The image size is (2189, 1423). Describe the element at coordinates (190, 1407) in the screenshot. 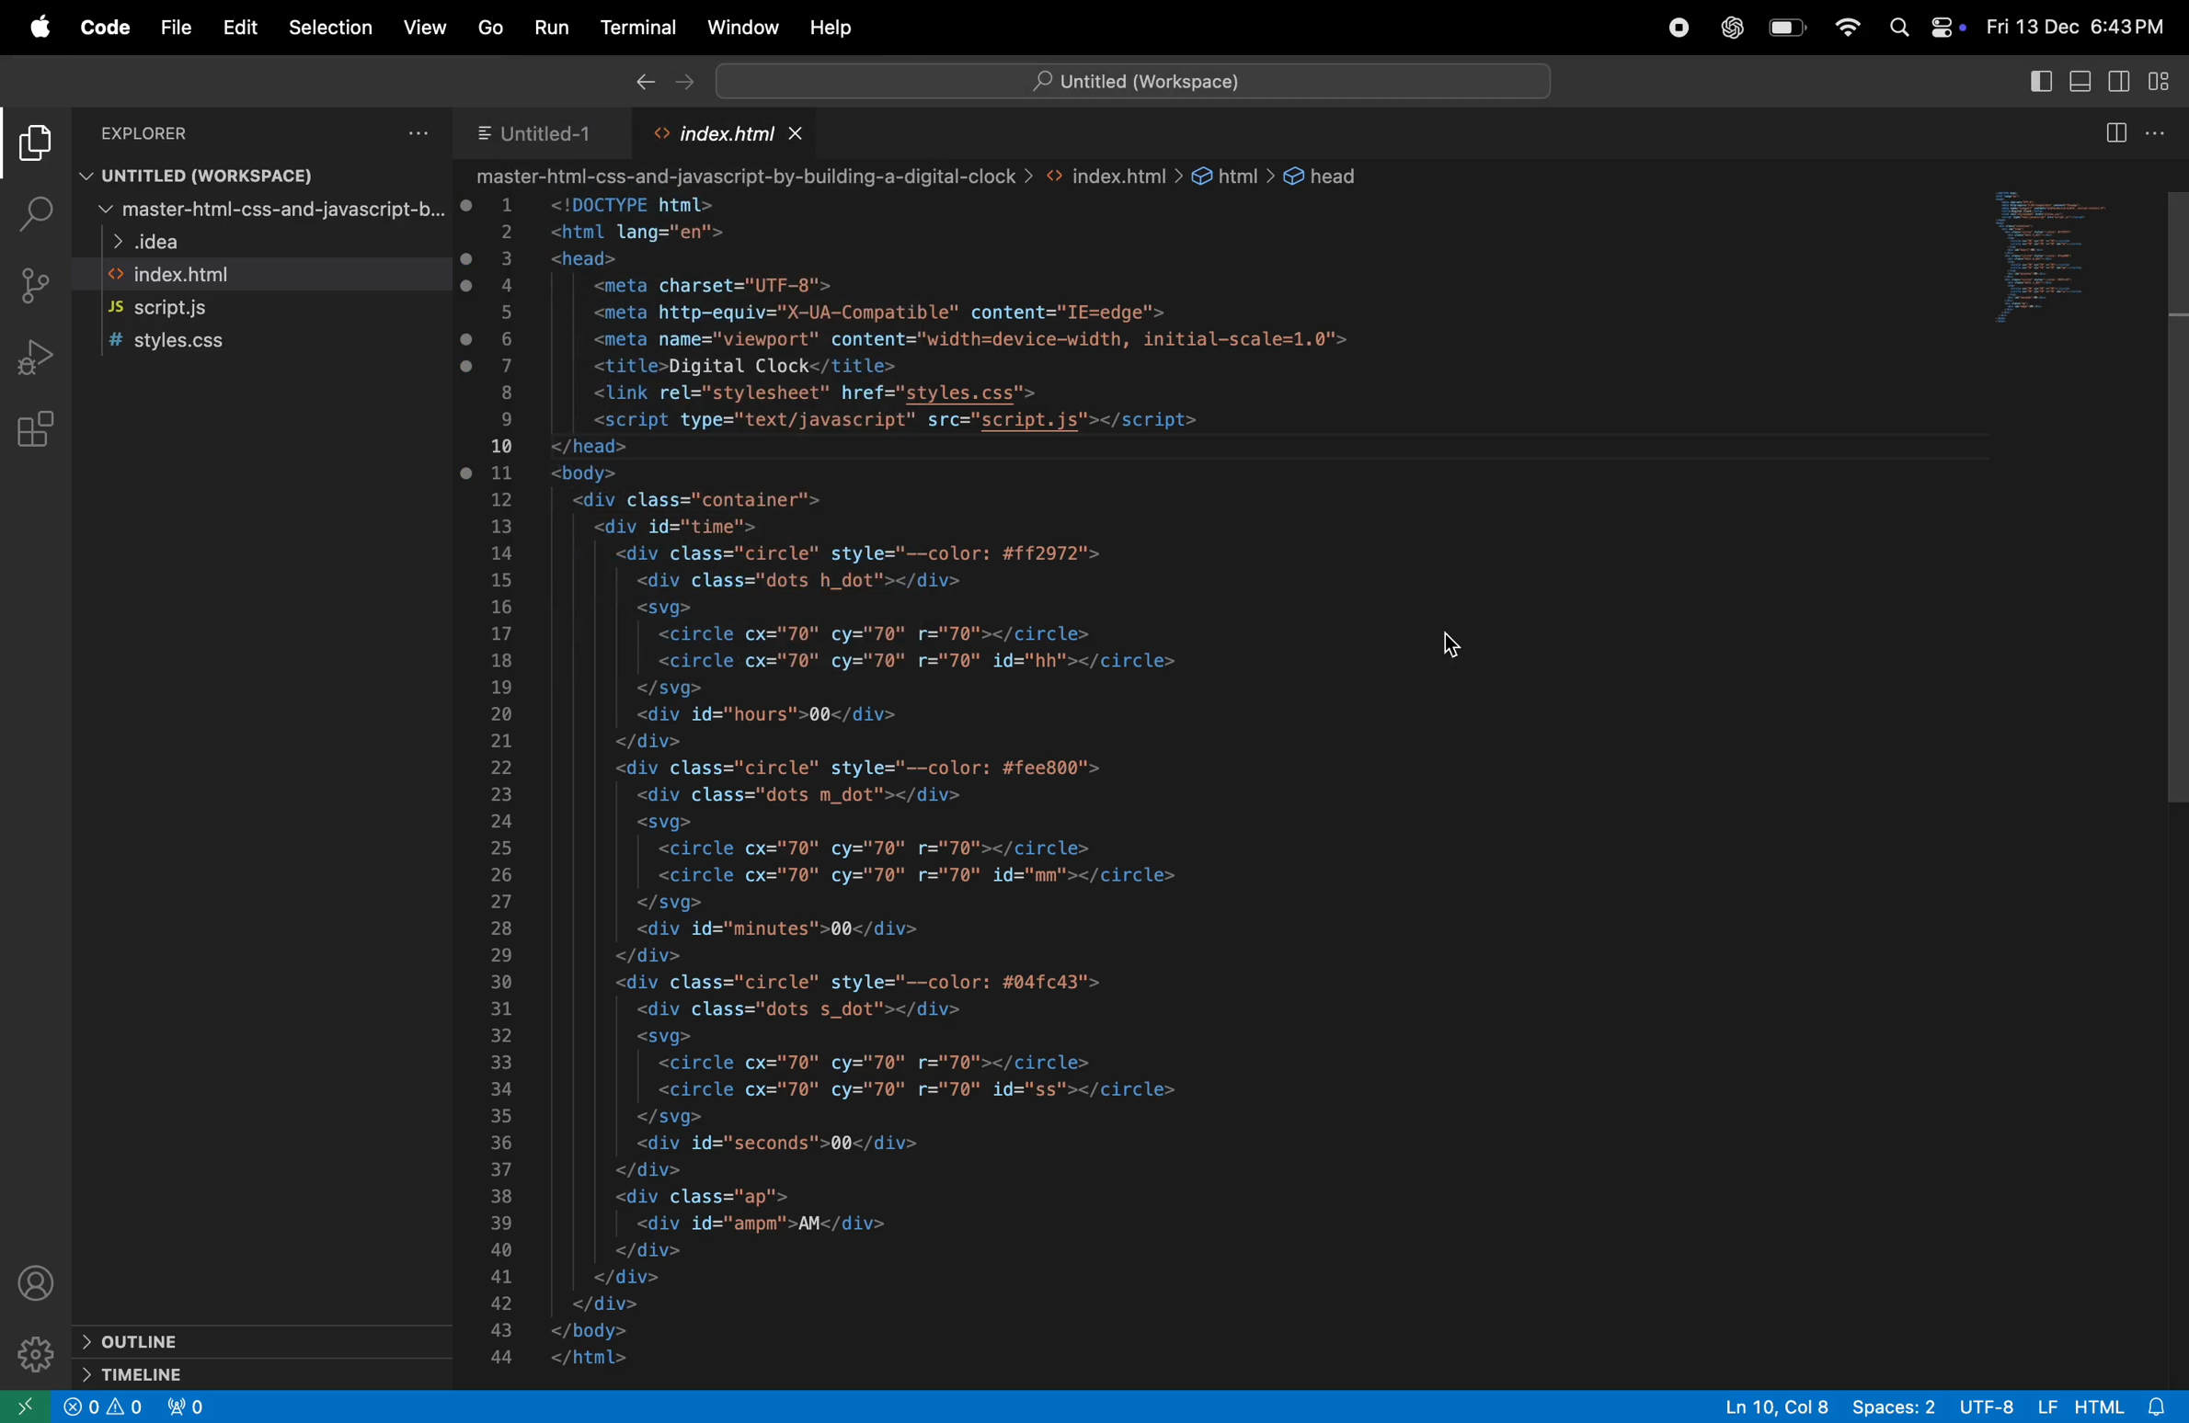

I see `no forwarded` at that location.